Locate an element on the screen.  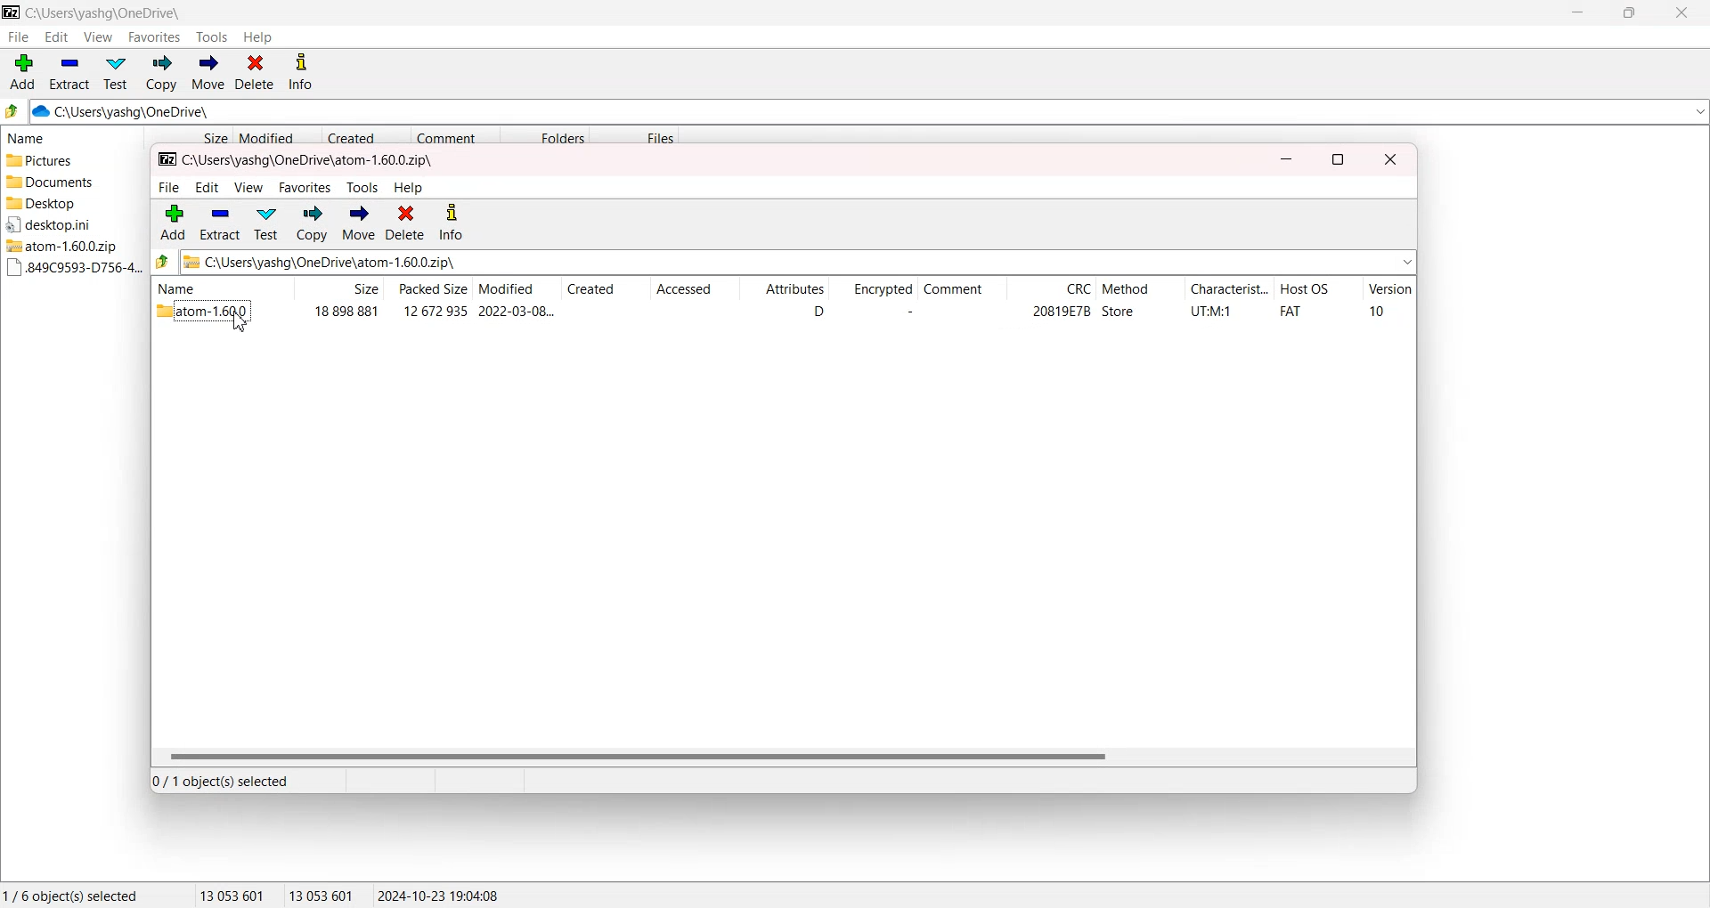
Delete is located at coordinates (255, 73).